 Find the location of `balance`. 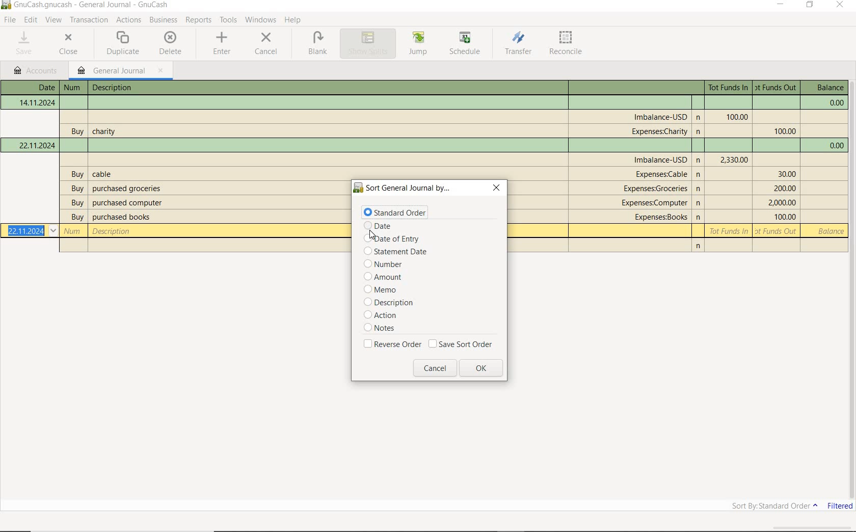

balance is located at coordinates (827, 88).